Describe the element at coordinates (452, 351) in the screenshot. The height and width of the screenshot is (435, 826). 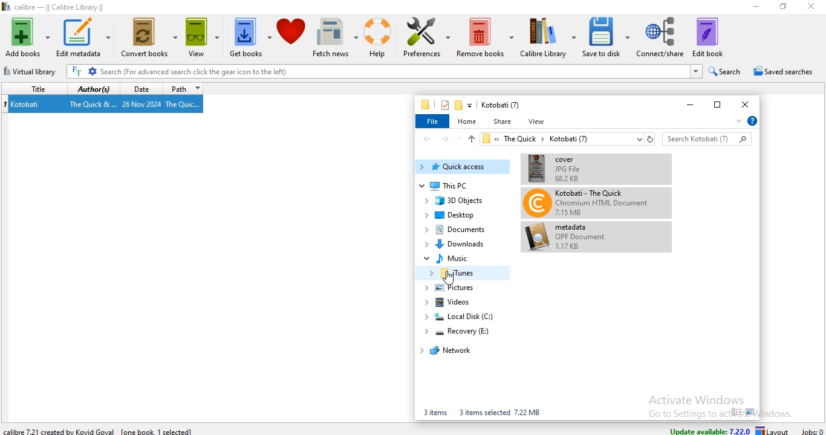
I see `network` at that location.